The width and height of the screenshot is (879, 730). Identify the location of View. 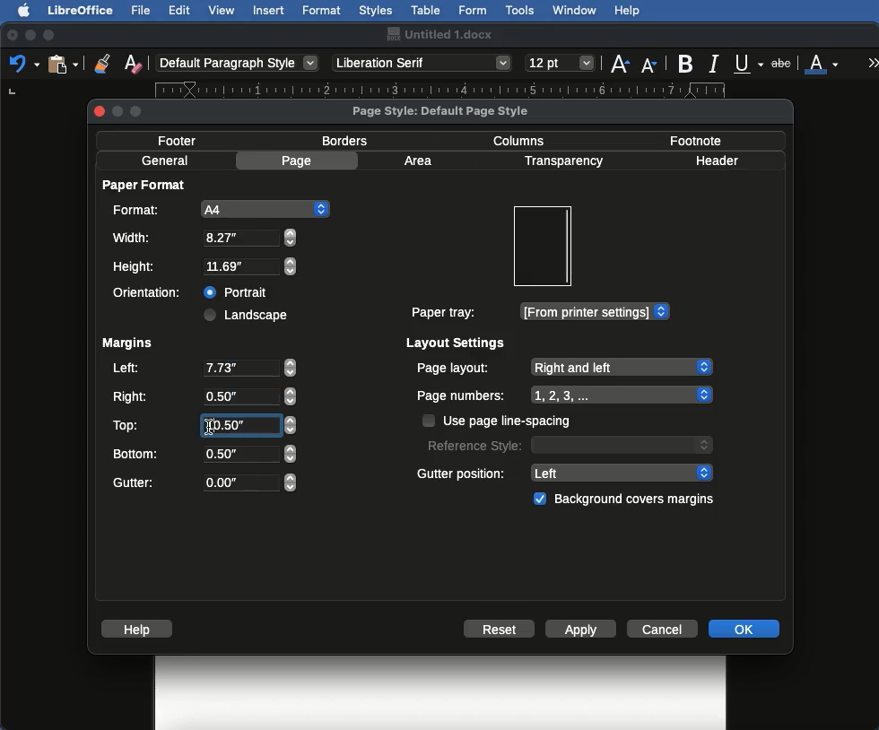
(222, 10).